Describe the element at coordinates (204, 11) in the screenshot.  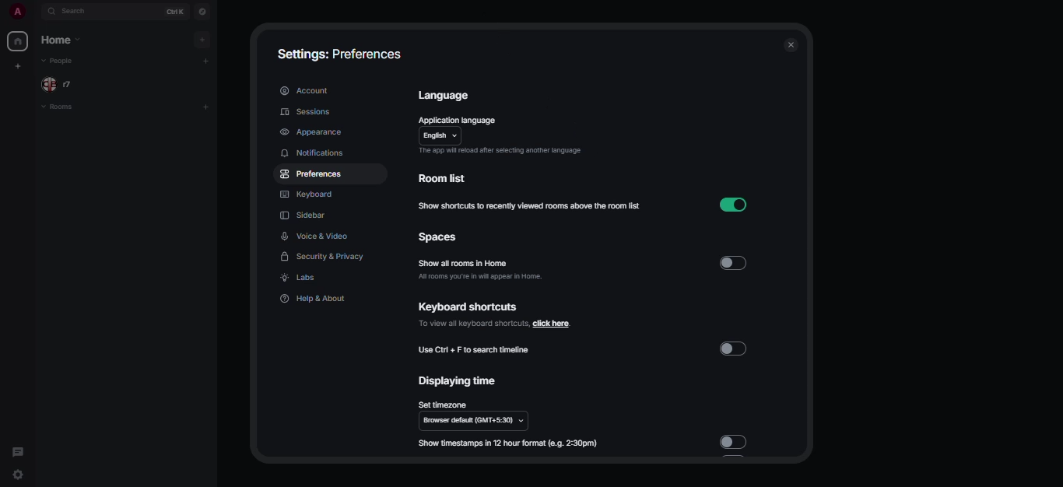
I see `navigator` at that location.